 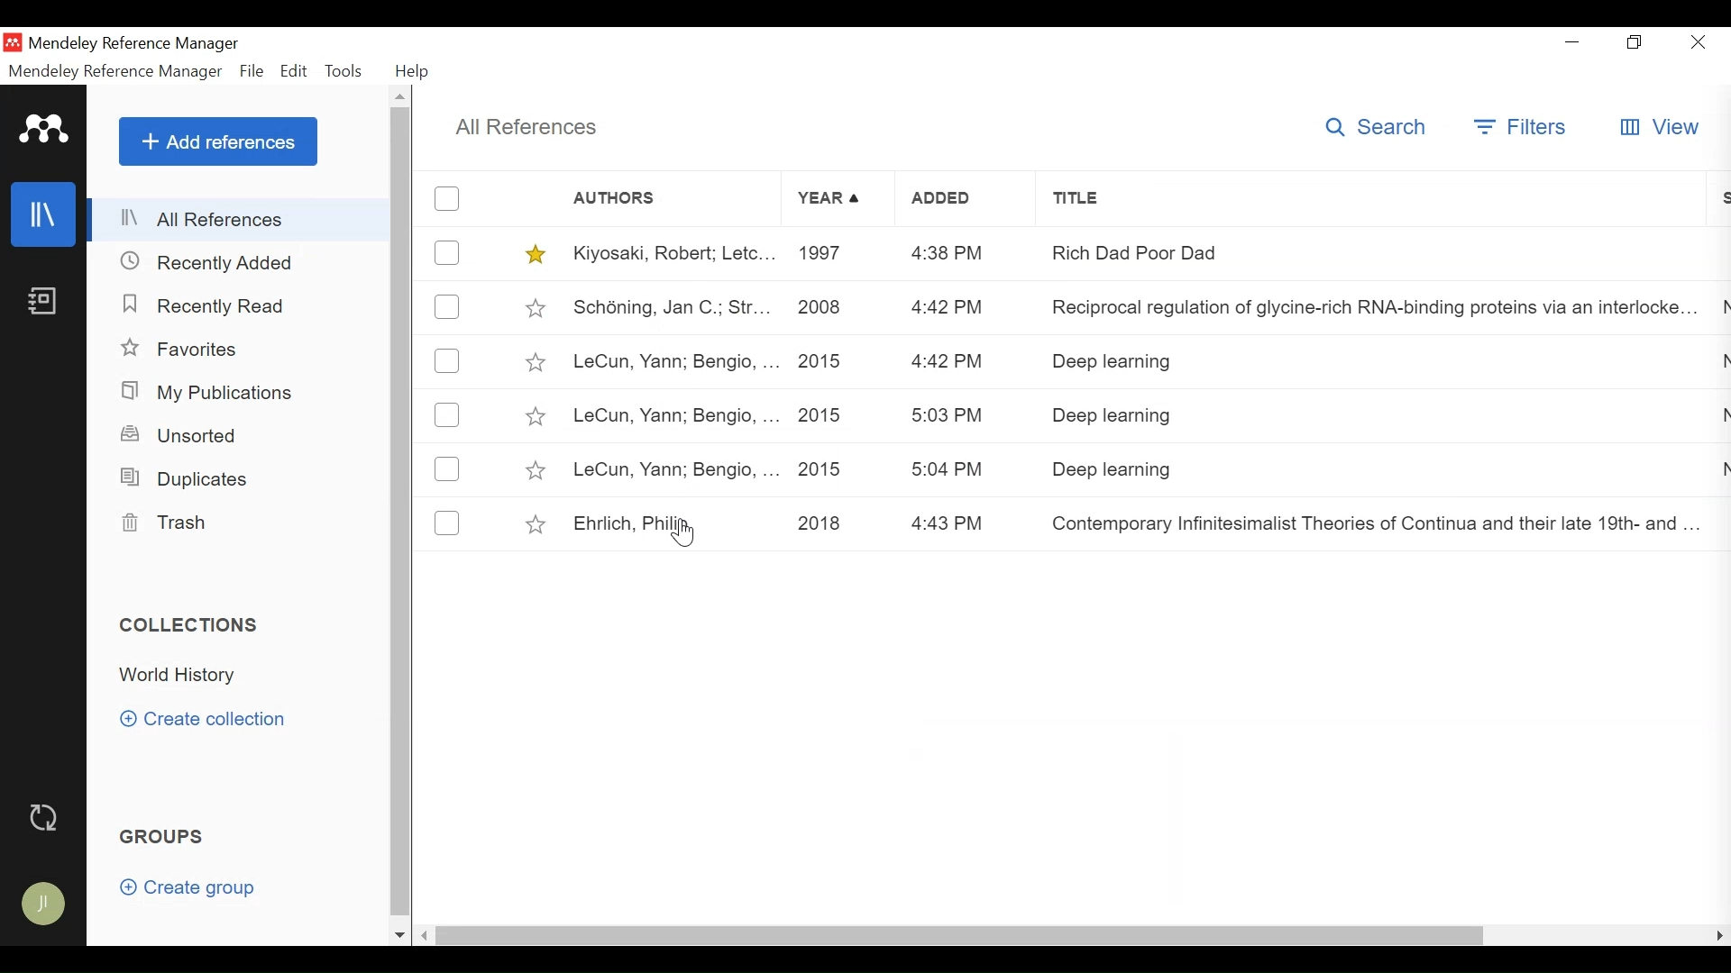 I want to click on All References, so click(x=242, y=221).